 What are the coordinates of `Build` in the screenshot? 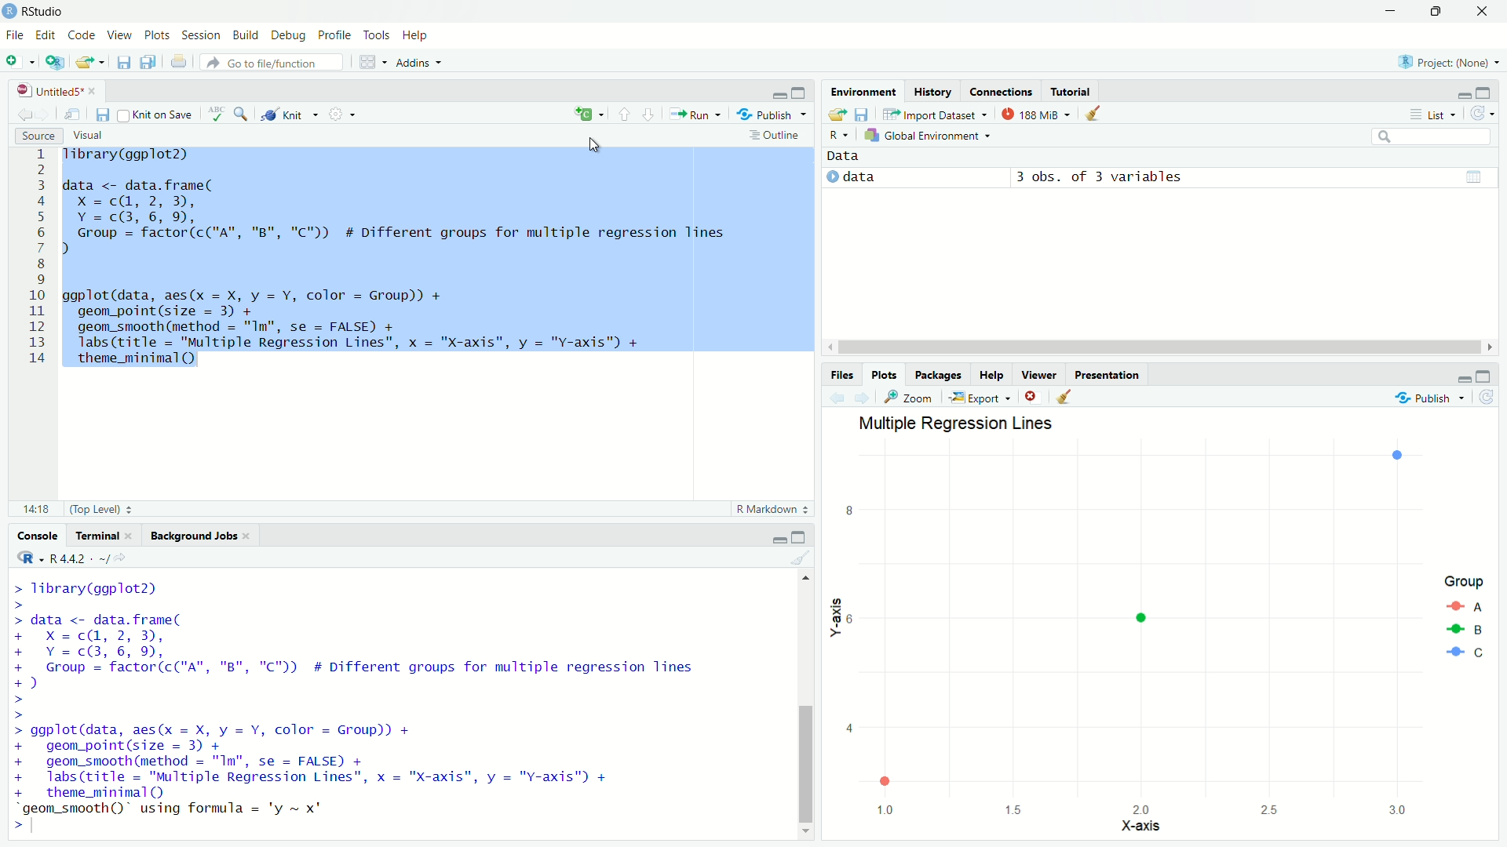 It's located at (245, 35).